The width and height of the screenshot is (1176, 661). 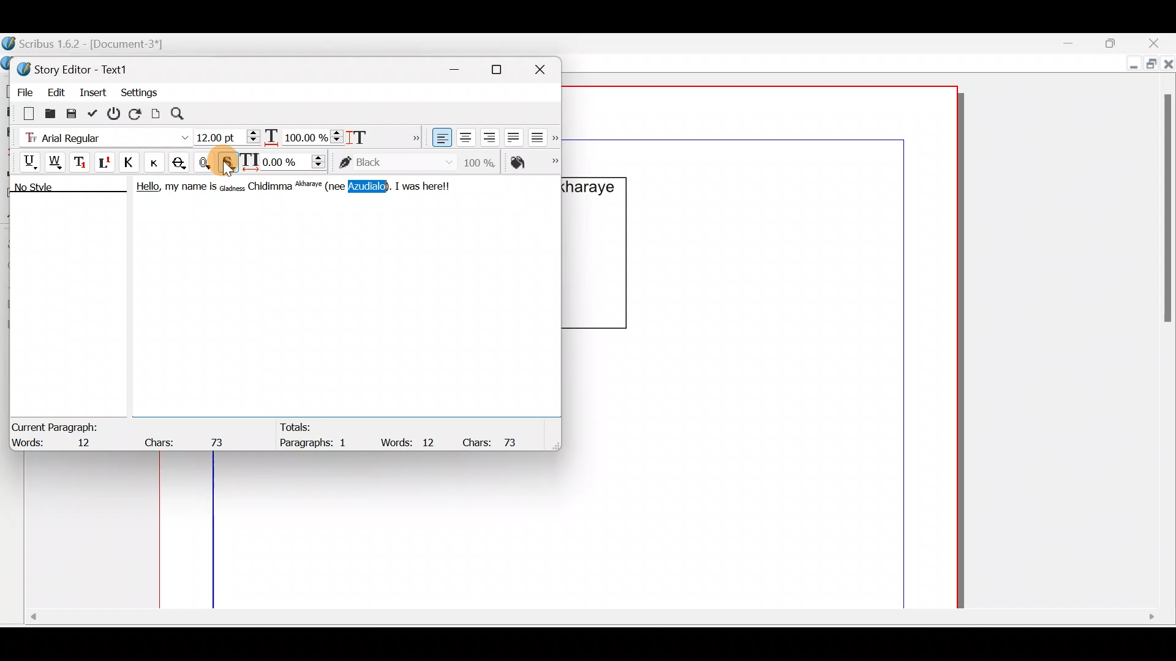 What do you see at coordinates (159, 162) in the screenshot?
I see `` at bounding box center [159, 162].